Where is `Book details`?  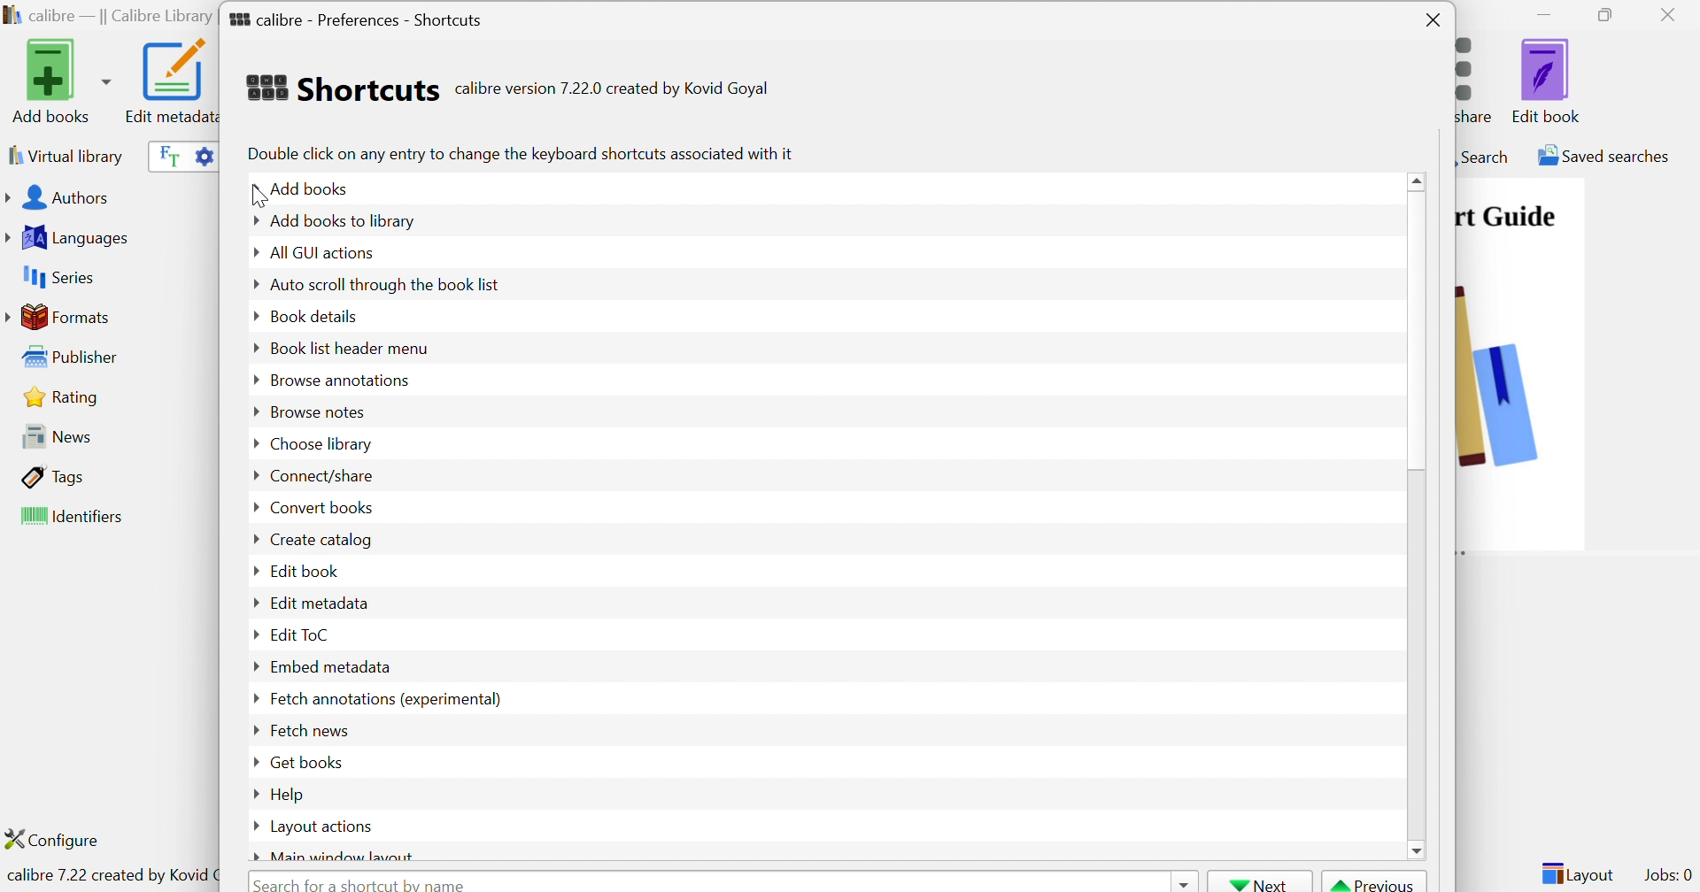 Book details is located at coordinates (314, 314).